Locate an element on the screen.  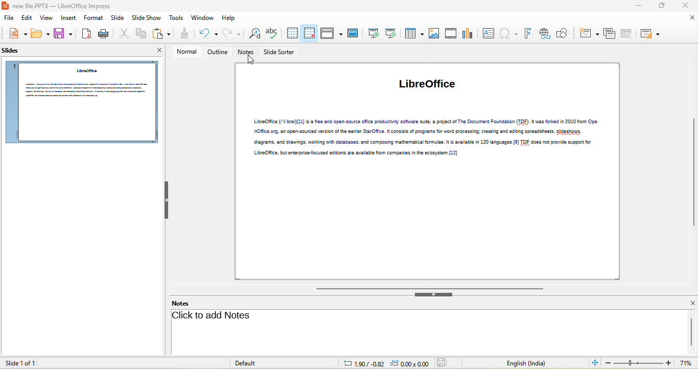
click to add notes is located at coordinates (215, 316).